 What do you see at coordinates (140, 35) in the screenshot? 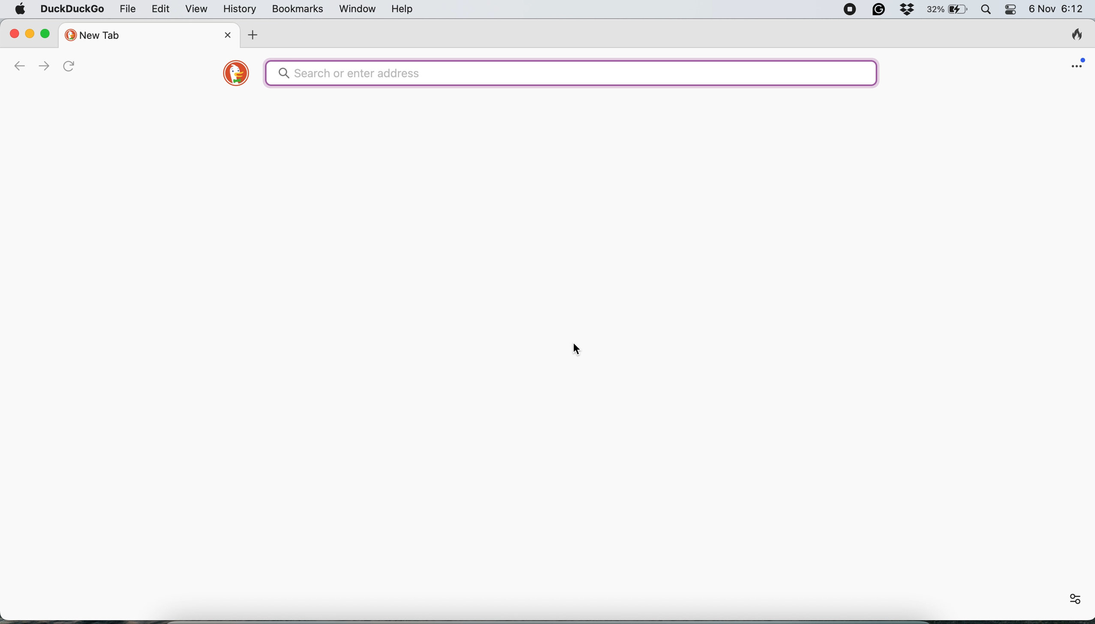
I see `new tab` at bounding box center [140, 35].